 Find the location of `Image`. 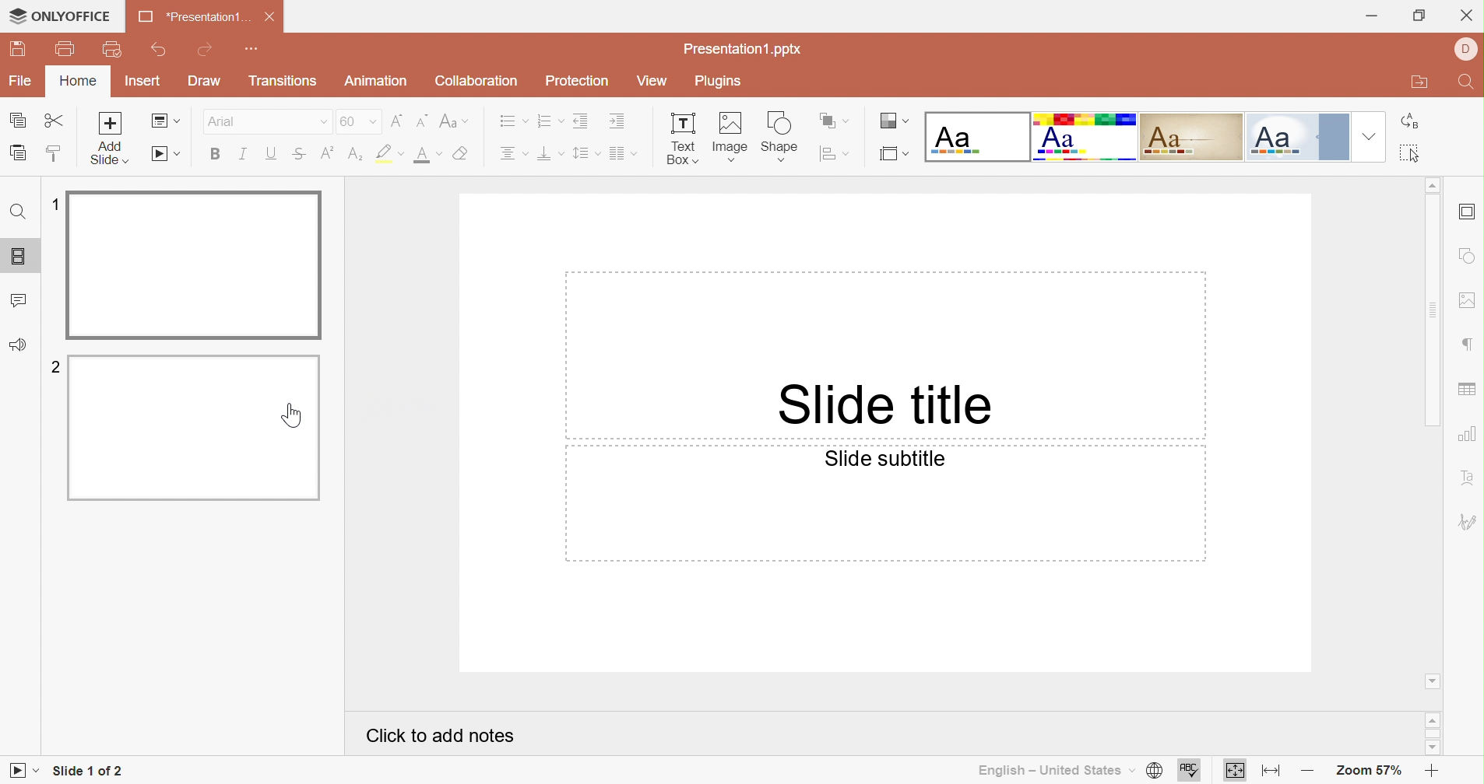

Image is located at coordinates (733, 135).